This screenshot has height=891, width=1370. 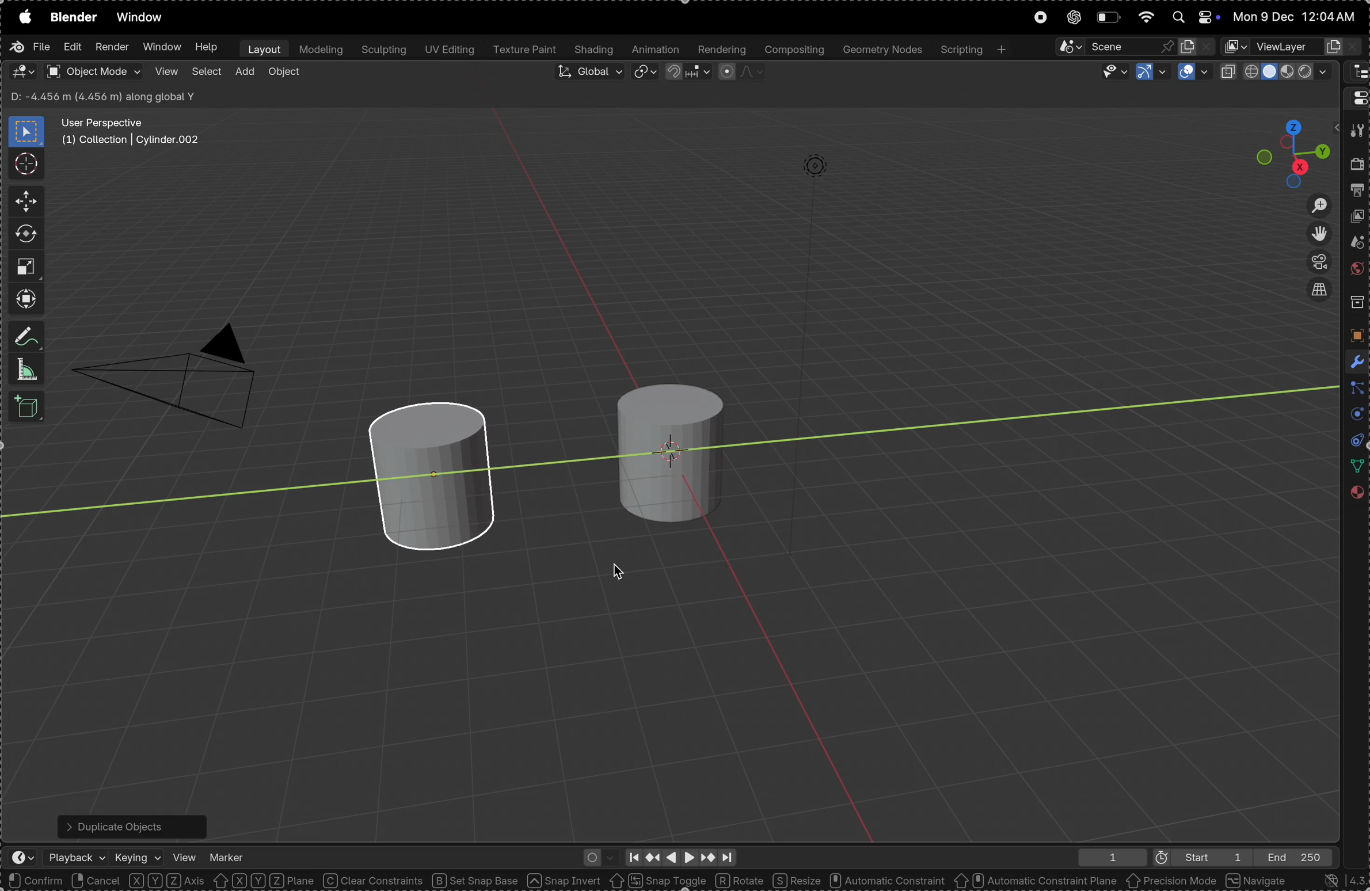 I want to click on layout, so click(x=261, y=48).